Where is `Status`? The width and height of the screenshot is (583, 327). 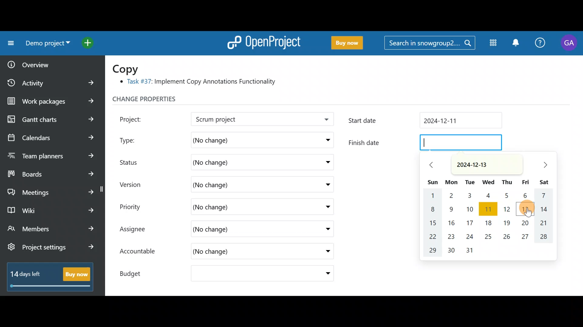 Status is located at coordinates (134, 161).